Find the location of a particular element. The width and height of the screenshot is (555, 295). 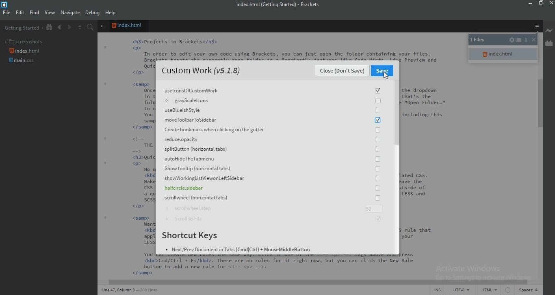

Shortcut Keys is located at coordinates (193, 236).